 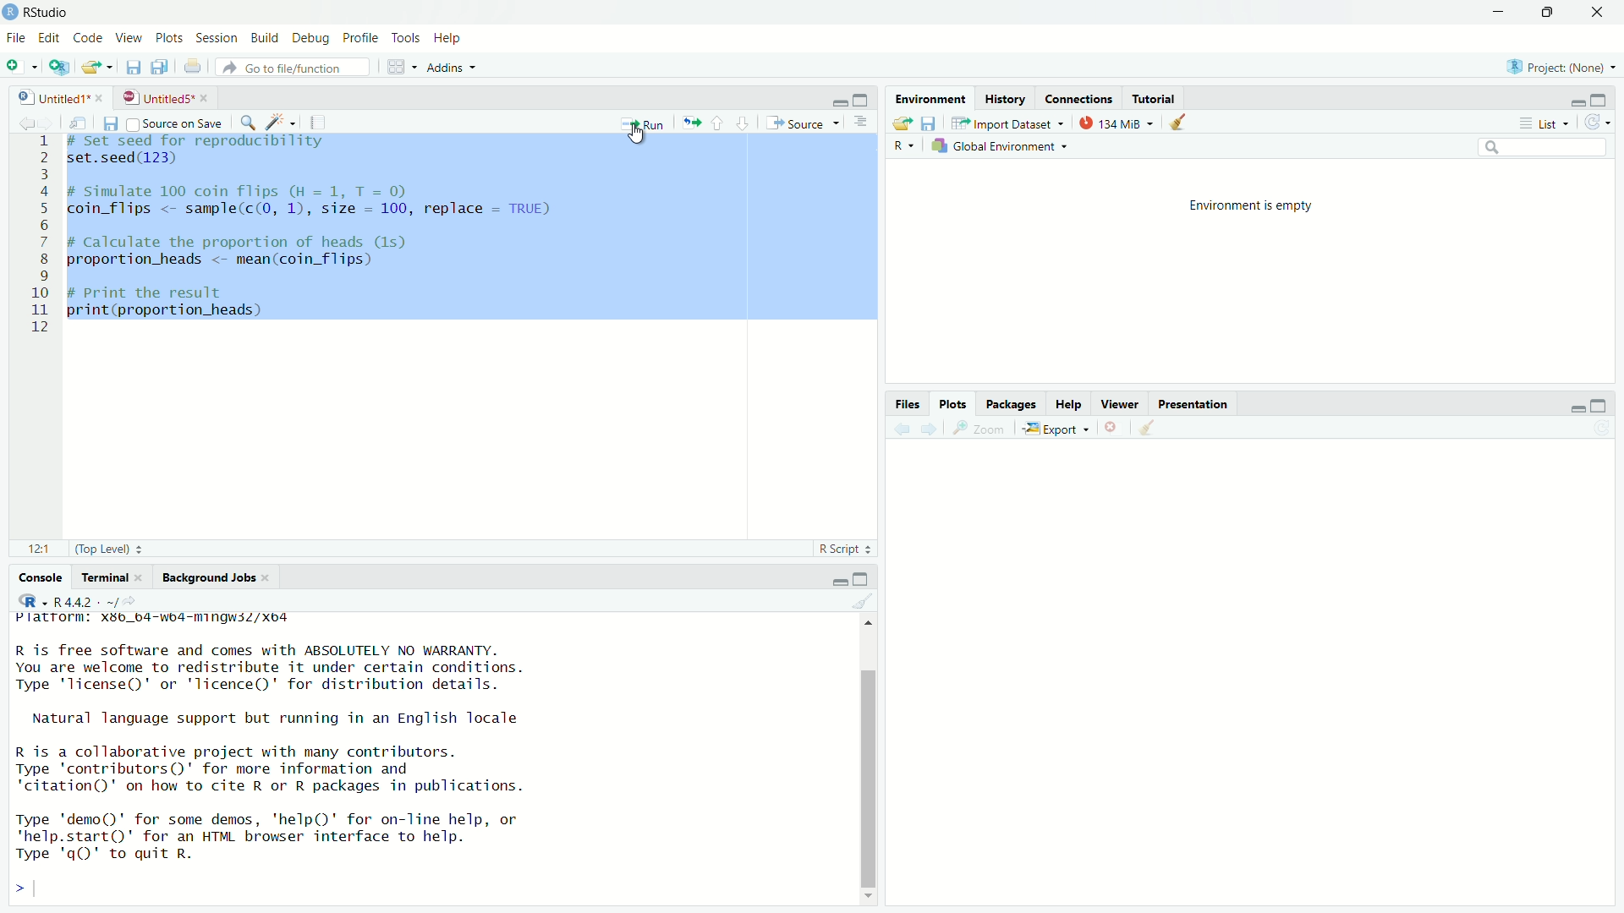 I want to click on terminal, so click(x=103, y=579).